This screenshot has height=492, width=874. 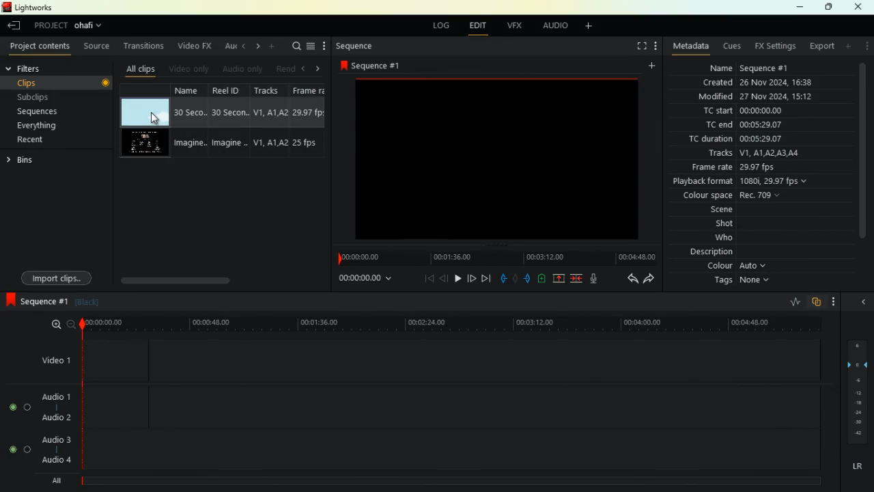 I want to click on shot, so click(x=728, y=224).